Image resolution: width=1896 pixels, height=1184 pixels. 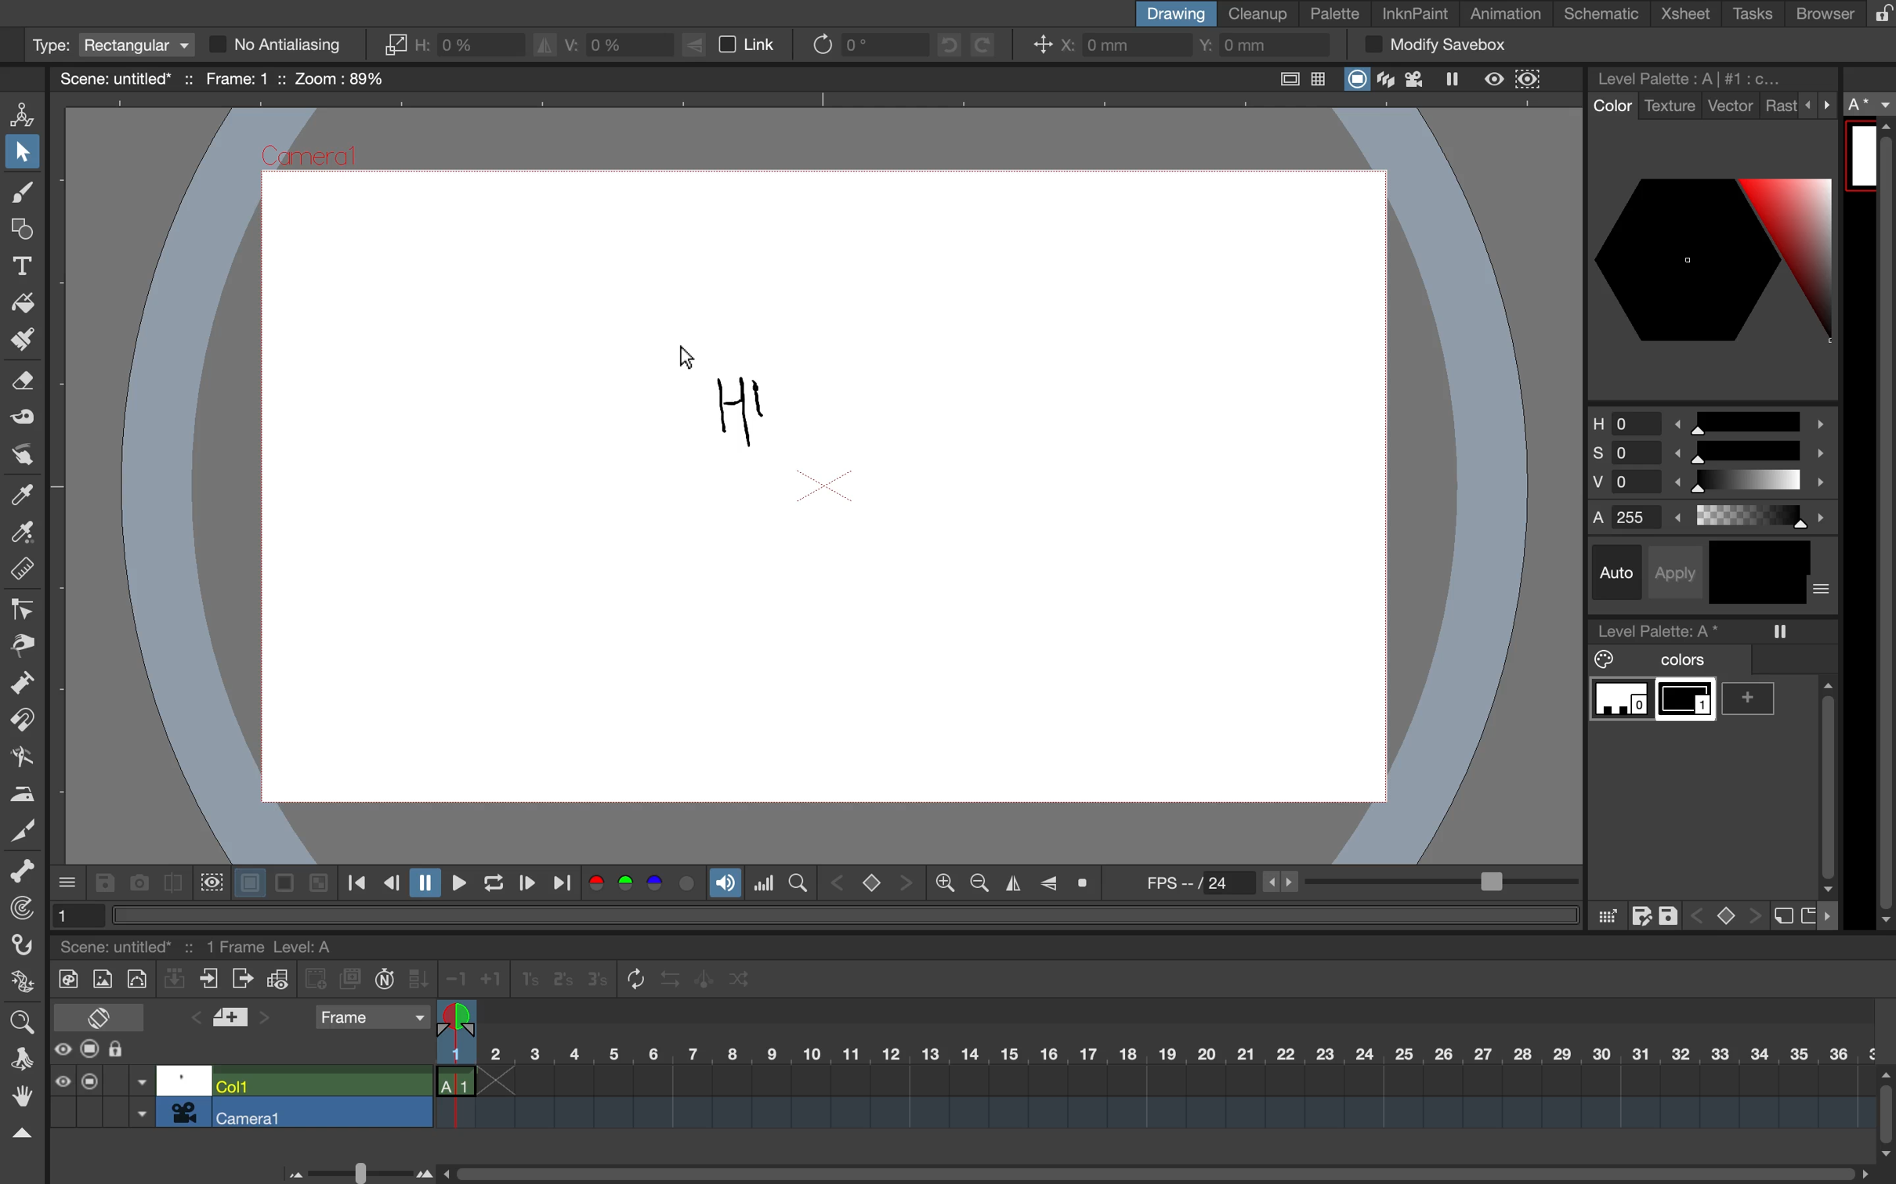 I want to click on click and drag color palaette, so click(x=1606, y=917).